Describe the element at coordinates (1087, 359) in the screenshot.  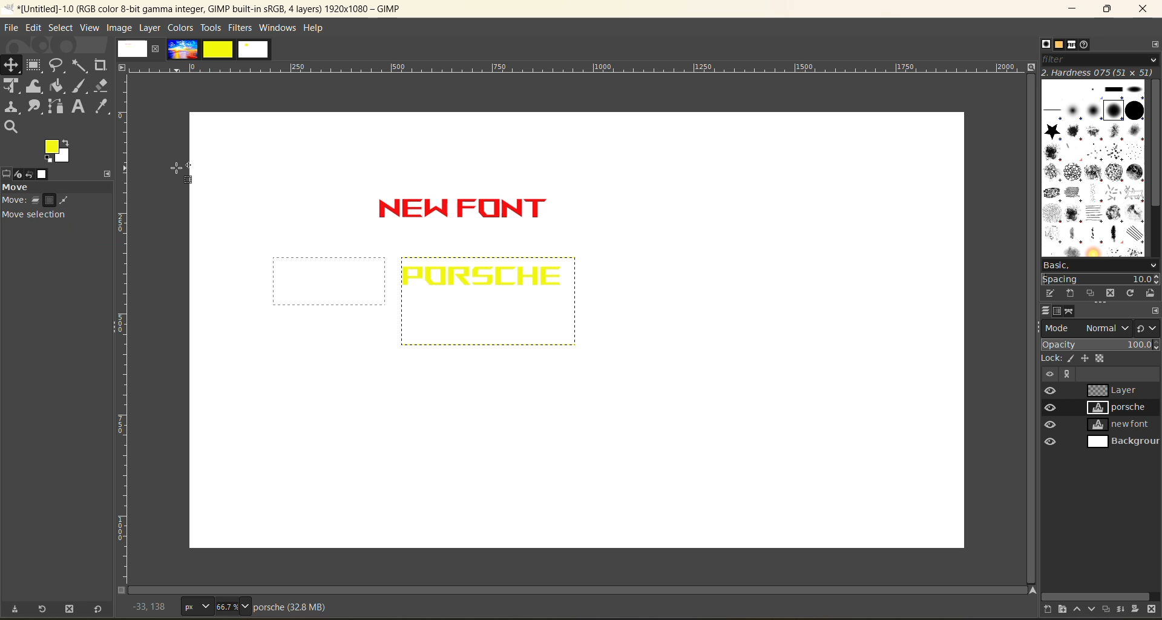
I see `position and size` at that location.